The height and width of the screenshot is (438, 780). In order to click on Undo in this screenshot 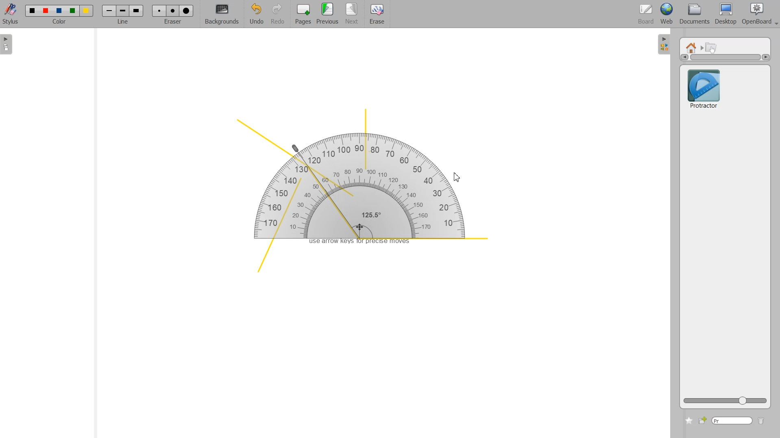, I will do `click(255, 15)`.